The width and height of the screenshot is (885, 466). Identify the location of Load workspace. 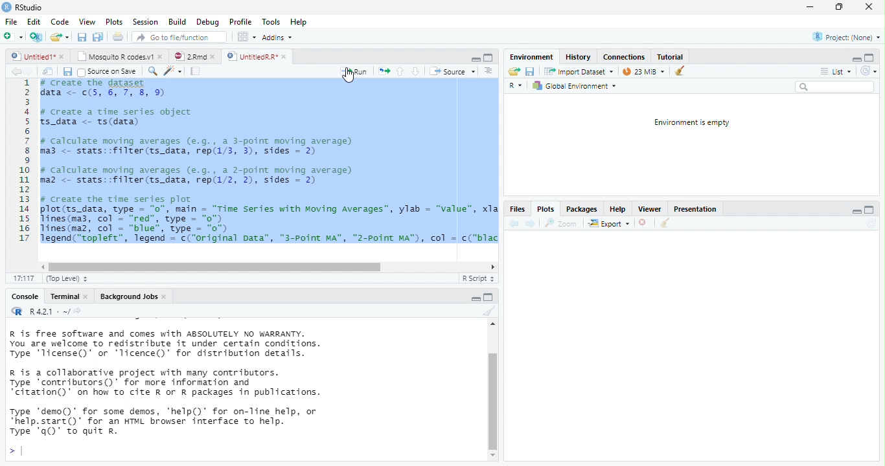
(514, 72).